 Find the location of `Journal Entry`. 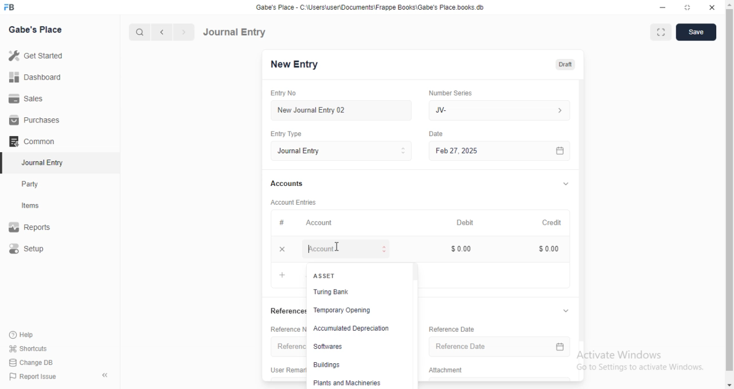

Journal Entry is located at coordinates (40, 162).